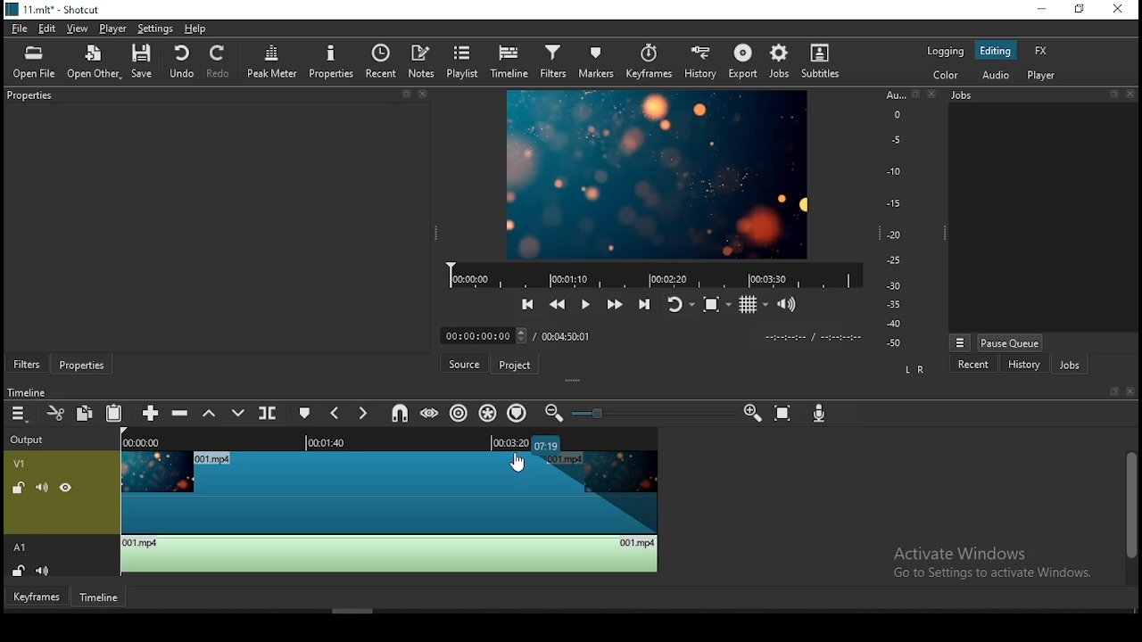 This screenshot has width=1142, height=642. I want to click on scroll bar, so click(1129, 514).